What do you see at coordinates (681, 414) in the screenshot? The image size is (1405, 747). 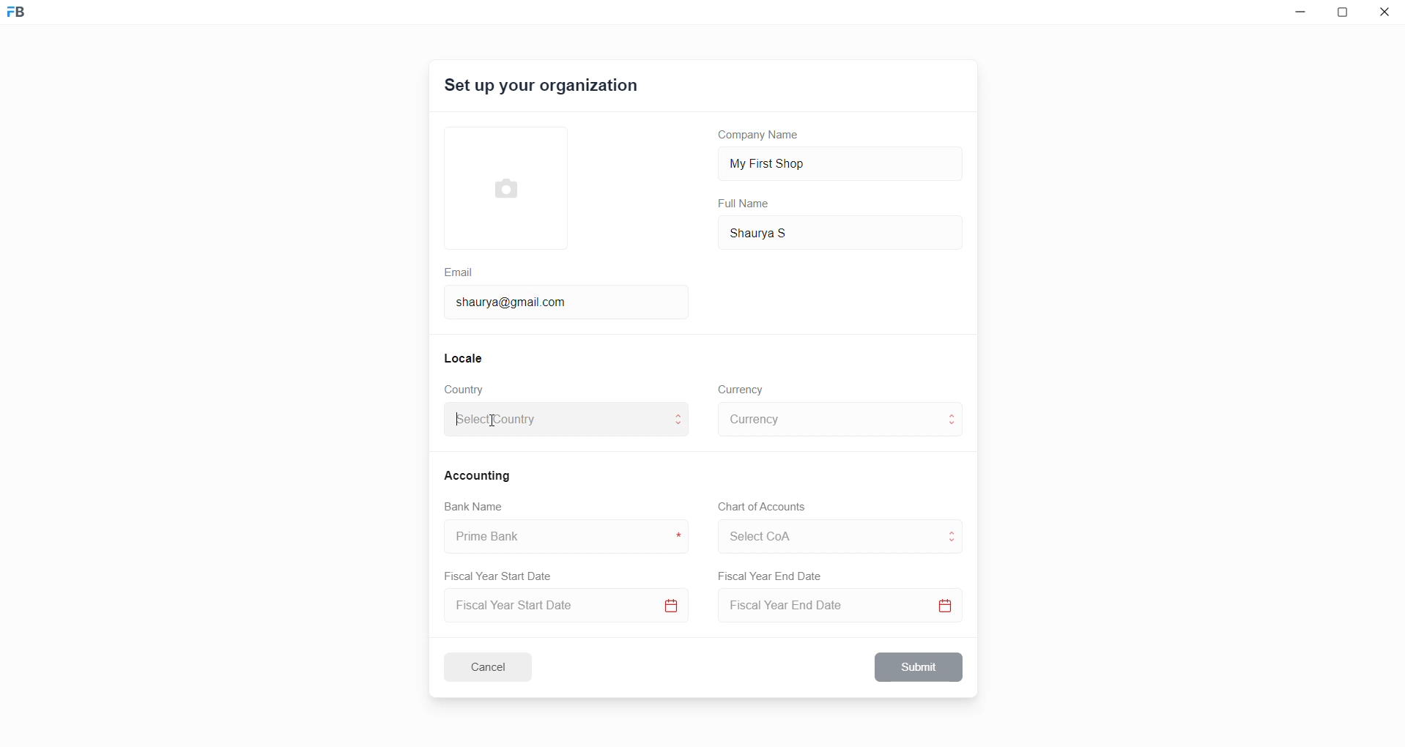 I see `move to above country` at bounding box center [681, 414].